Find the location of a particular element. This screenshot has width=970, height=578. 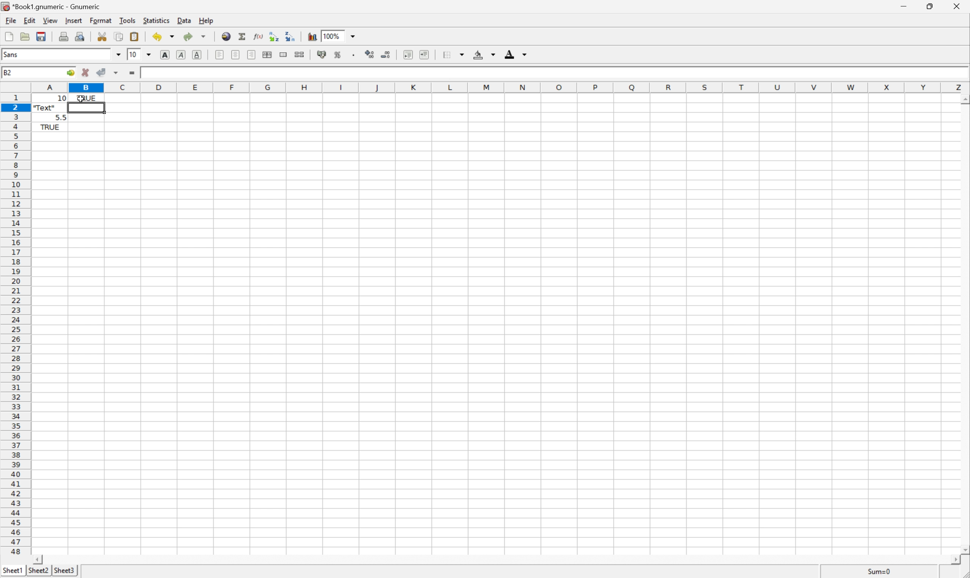

Accept changes is located at coordinates (102, 71).